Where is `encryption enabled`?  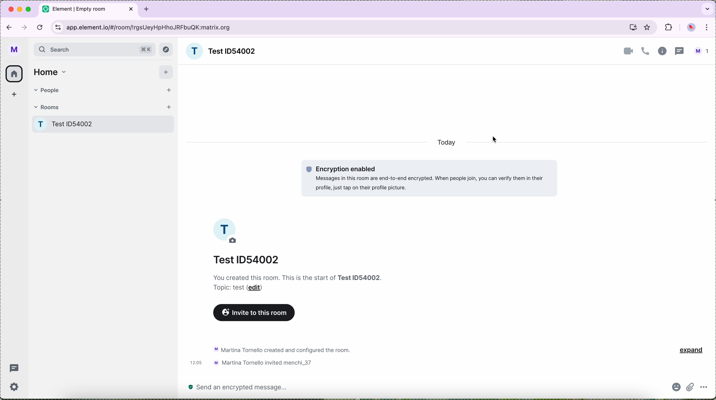 encryption enabled is located at coordinates (428, 180).